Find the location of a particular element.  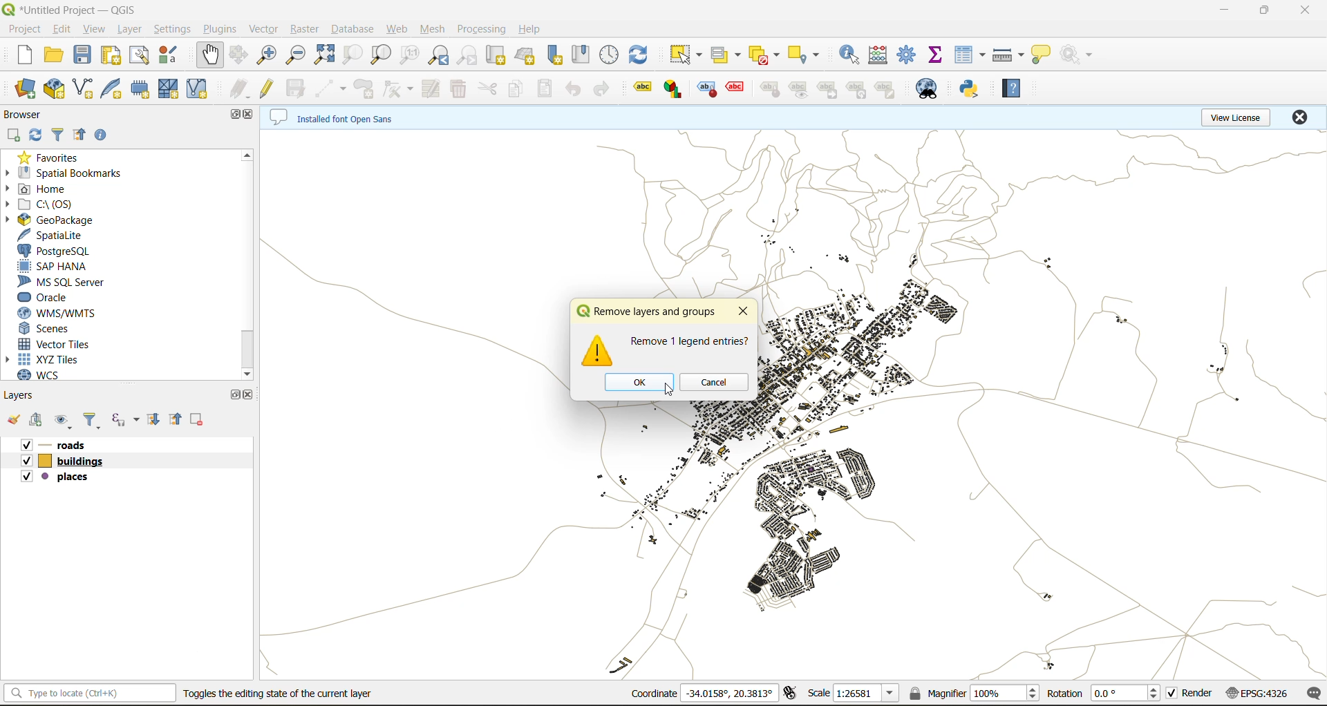

new shapefile is located at coordinates (84, 88).